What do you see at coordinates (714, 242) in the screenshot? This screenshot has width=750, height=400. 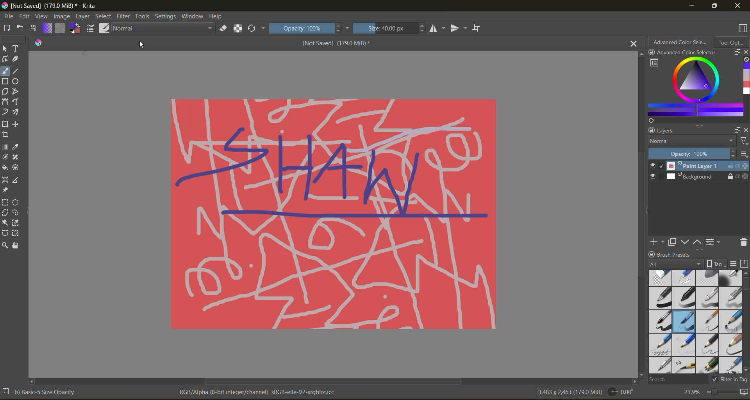 I see `view/change layer` at bounding box center [714, 242].